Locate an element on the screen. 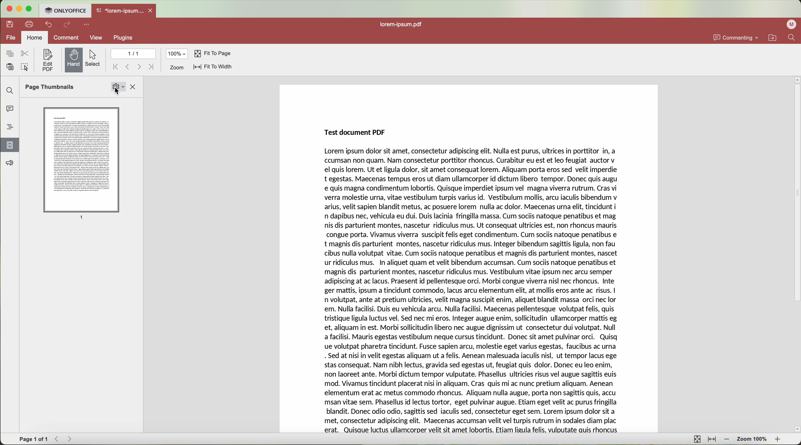 This screenshot has width=801, height=445. headings is located at coordinates (10, 127).